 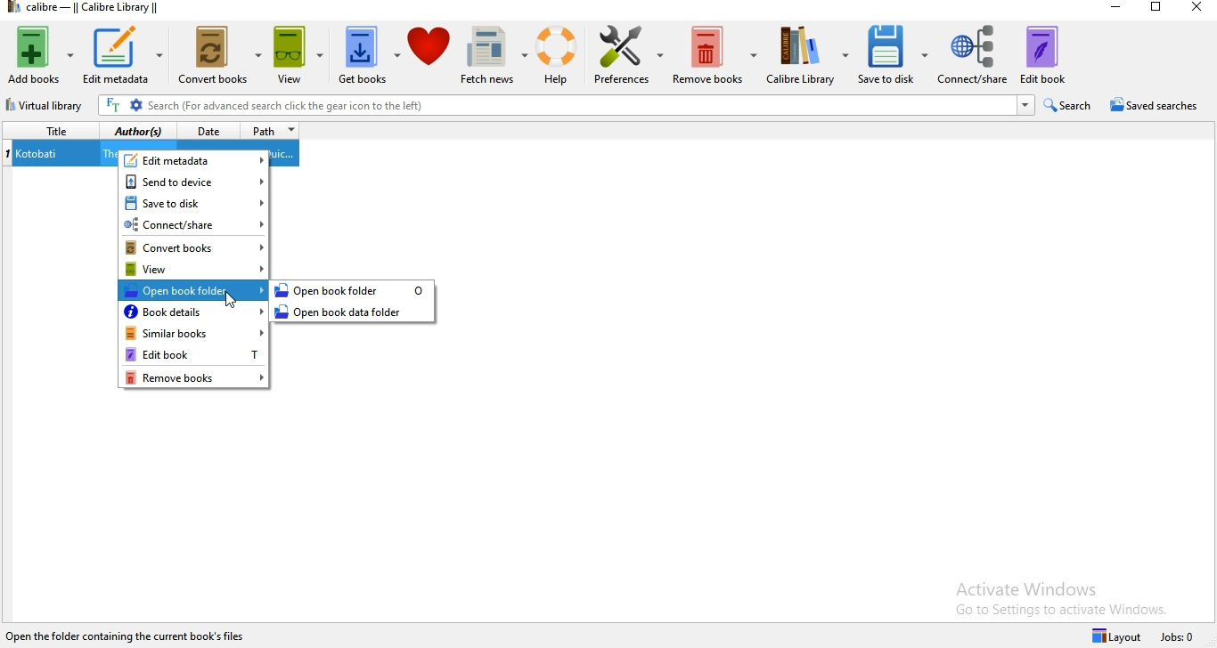 I want to click on kotobati, so click(x=42, y=155).